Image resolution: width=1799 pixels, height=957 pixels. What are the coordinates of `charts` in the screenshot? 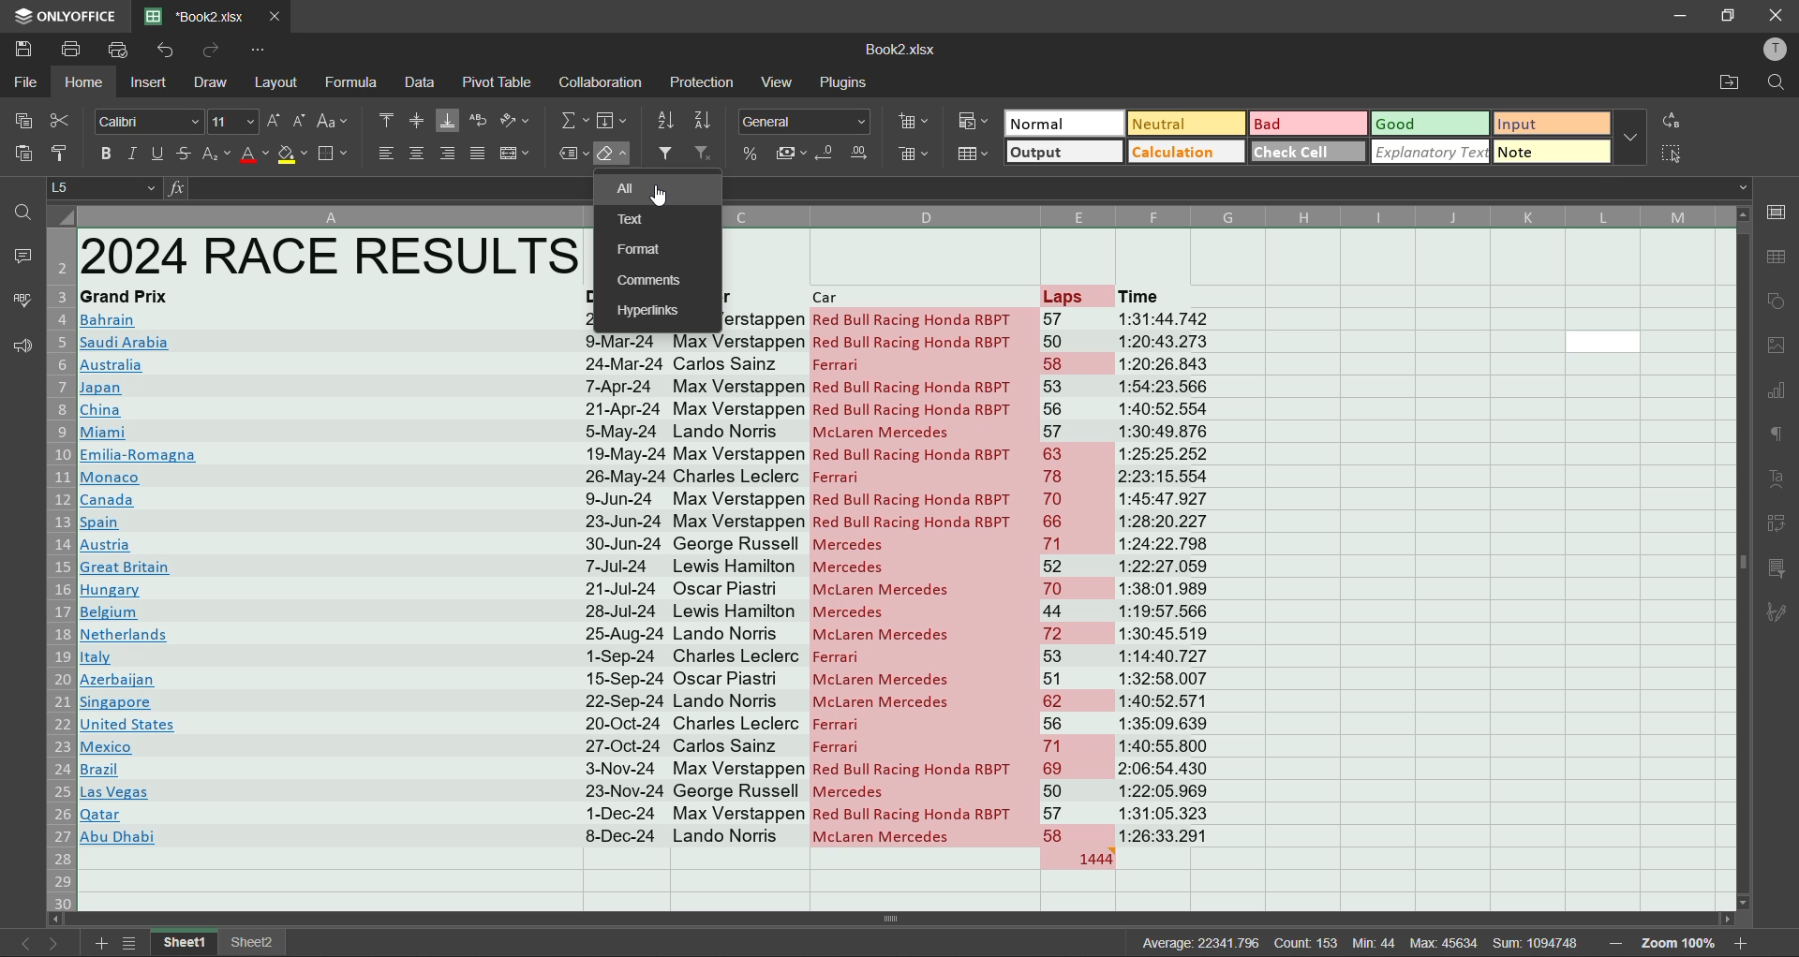 It's located at (1776, 394).